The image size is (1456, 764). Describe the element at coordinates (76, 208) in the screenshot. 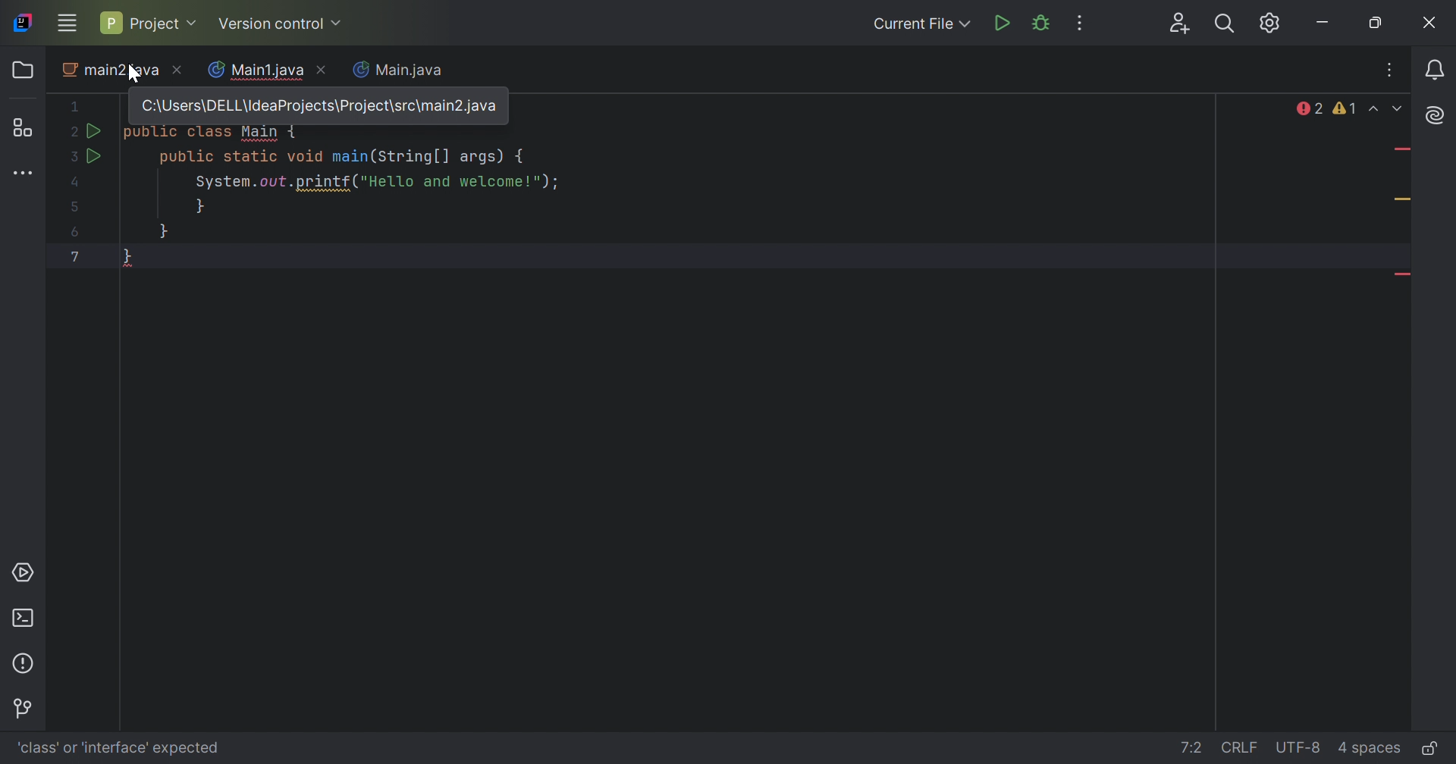

I see `5` at that location.